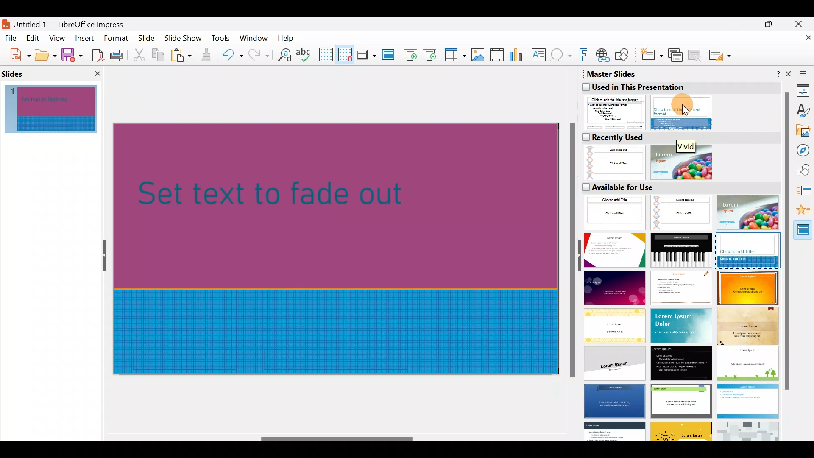 This screenshot has height=458, width=814. Describe the element at coordinates (208, 55) in the screenshot. I see `Clone formatting` at that location.